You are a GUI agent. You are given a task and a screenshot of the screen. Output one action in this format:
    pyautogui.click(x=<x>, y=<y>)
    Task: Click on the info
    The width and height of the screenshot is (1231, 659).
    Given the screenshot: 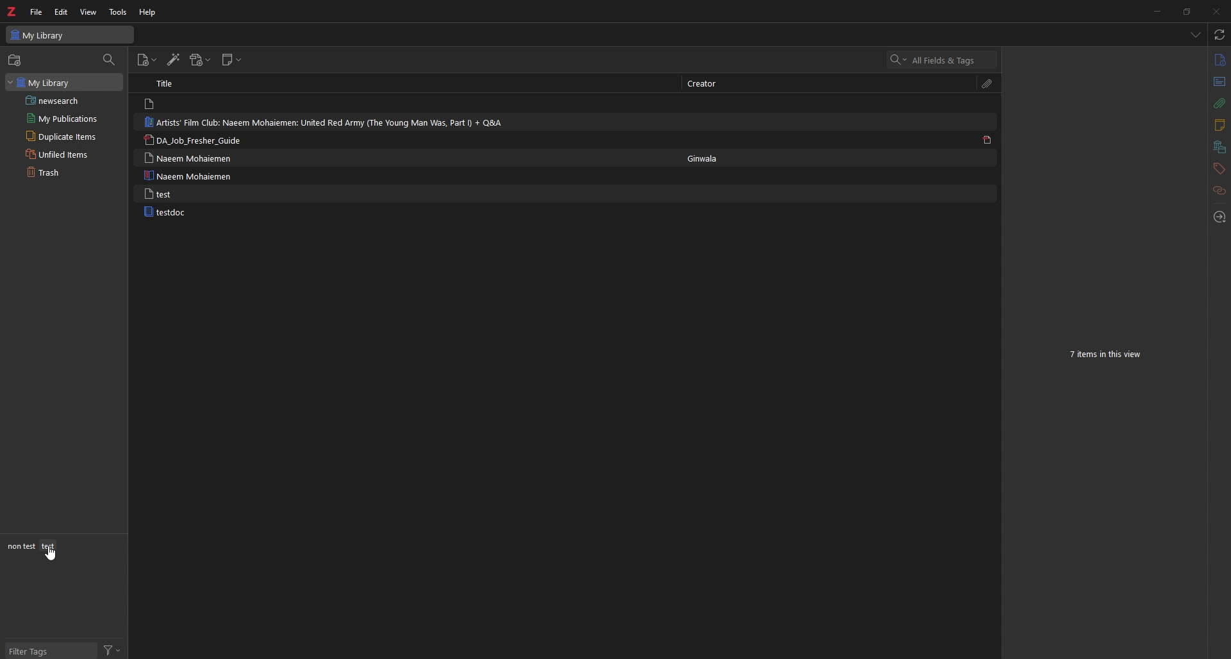 What is the action you would take?
    pyautogui.click(x=1219, y=60)
    